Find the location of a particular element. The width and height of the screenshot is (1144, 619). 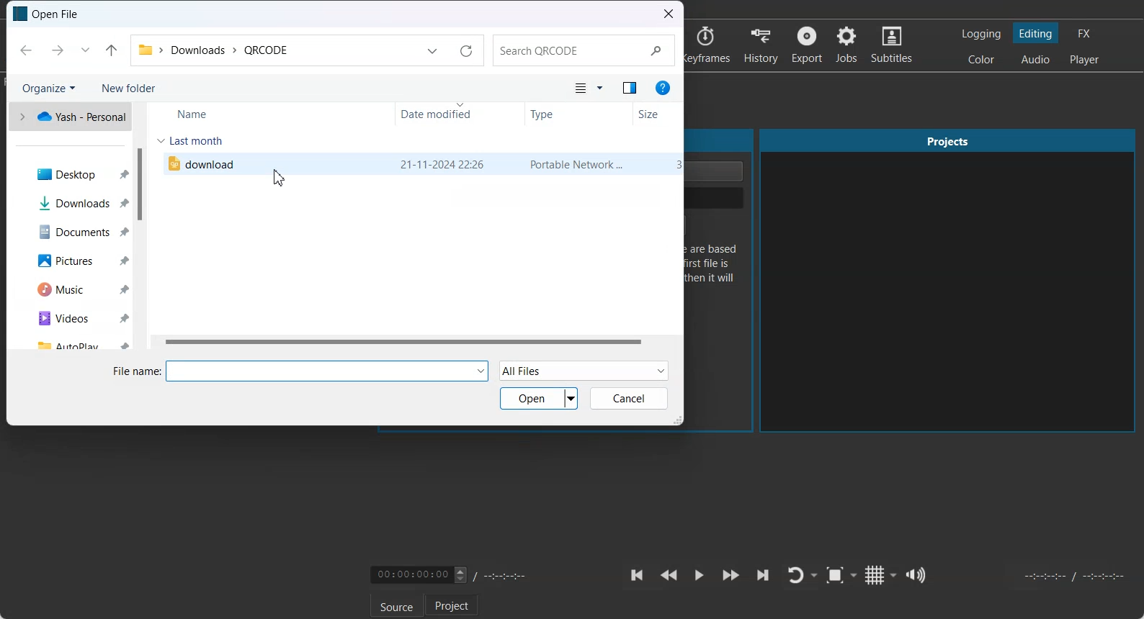

Documents is located at coordinates (70, 232).